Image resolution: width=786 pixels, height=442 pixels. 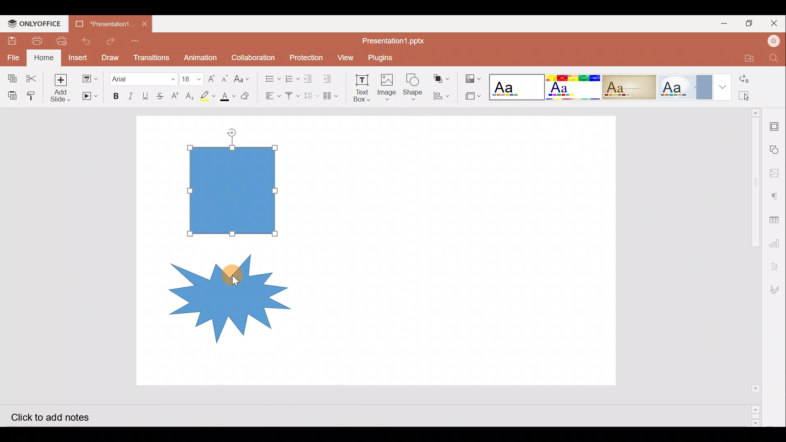 What do you see at coordinates (145, 24) in the screenshot?
I see `Close document` at bounding box center [145, 24].